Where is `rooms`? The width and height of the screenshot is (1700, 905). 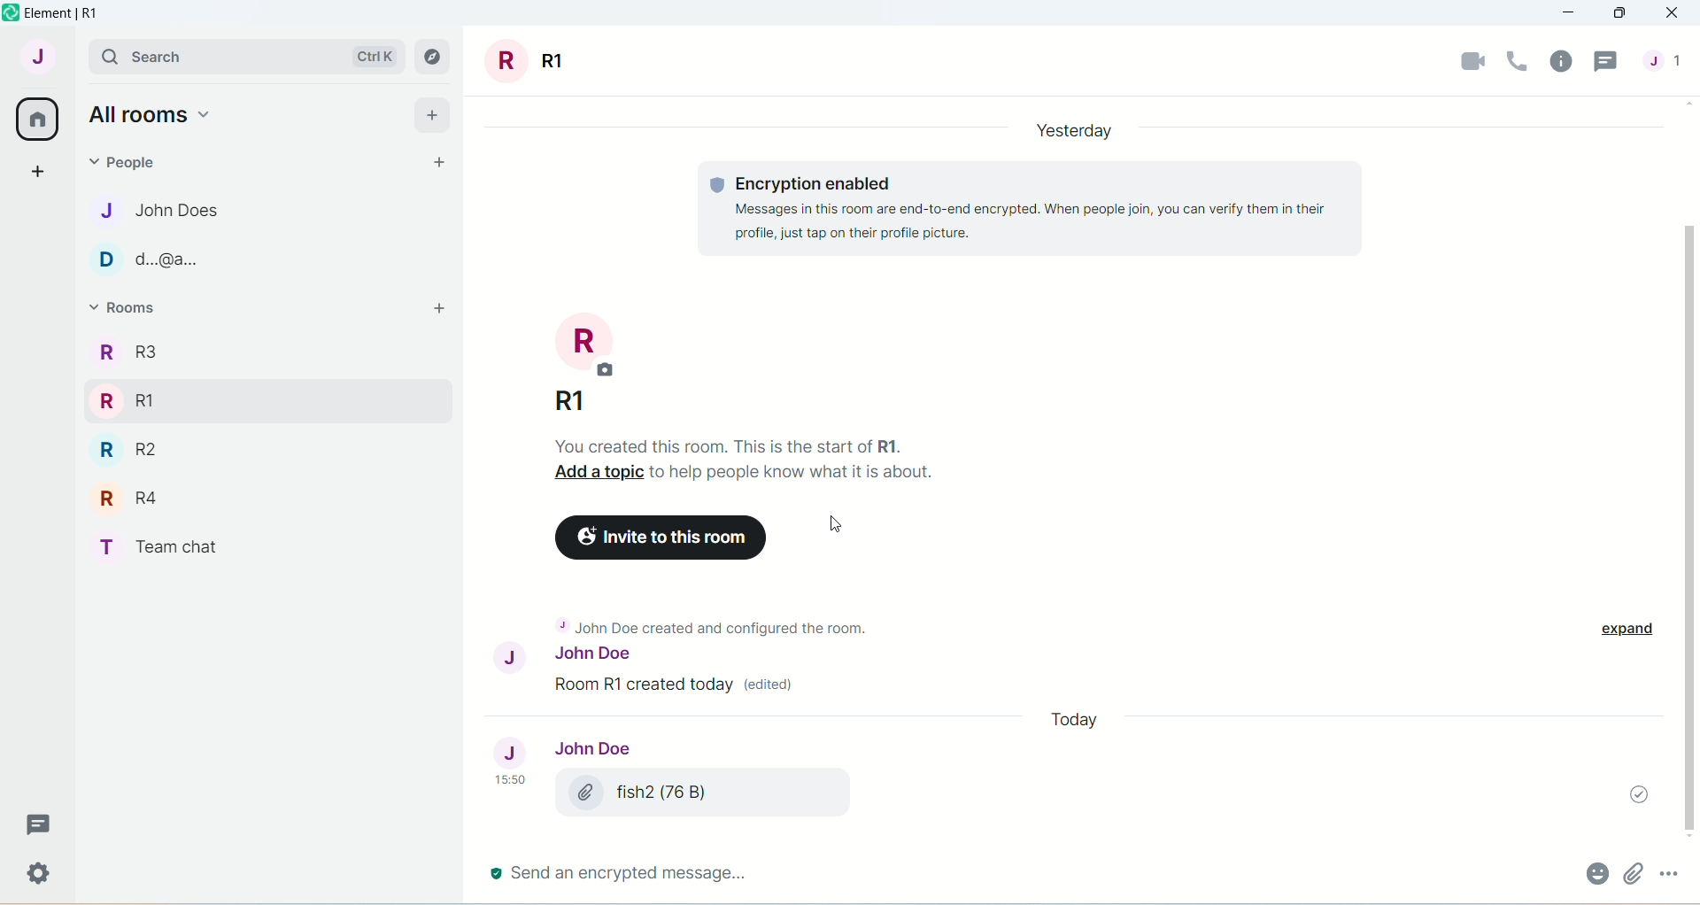
rooms is located at coordinates (129, 304).